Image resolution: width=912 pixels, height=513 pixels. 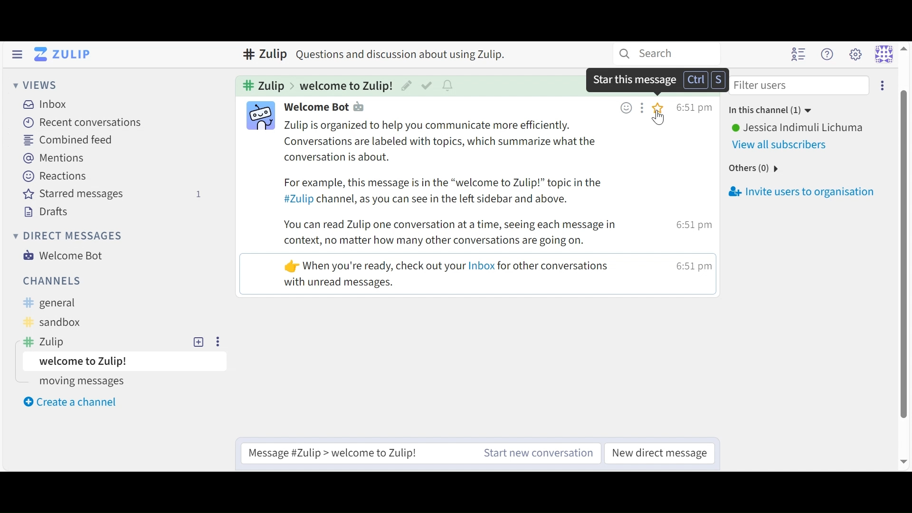 What do you see at coordinates (660, 452) in the screenshot?
I see `New Direct Message` at bounding box center [660, 452].